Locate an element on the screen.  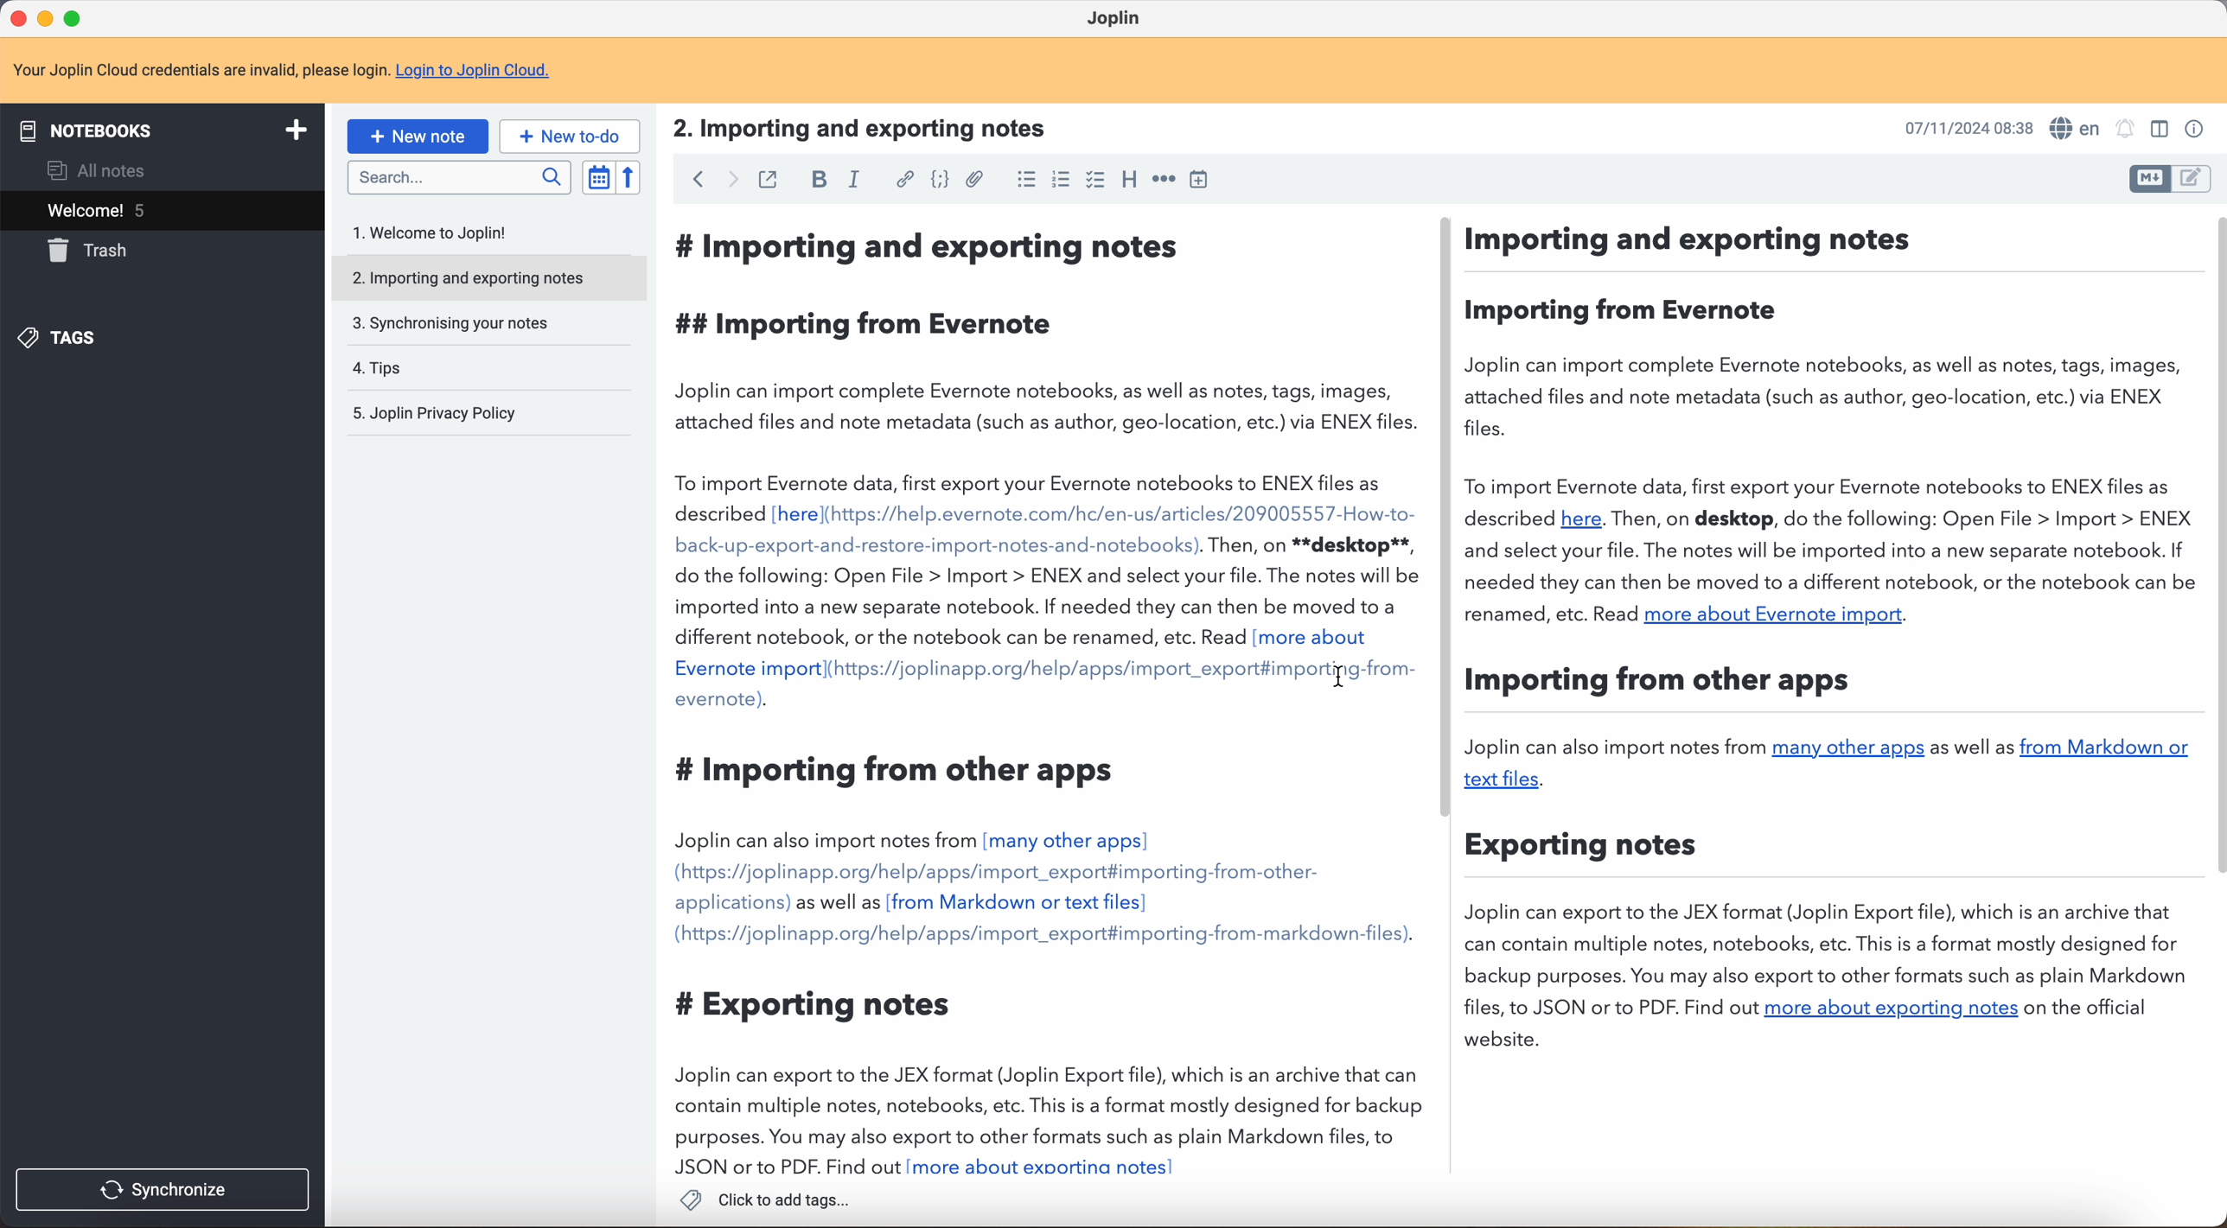
italic is located at coordinates (856, 180).